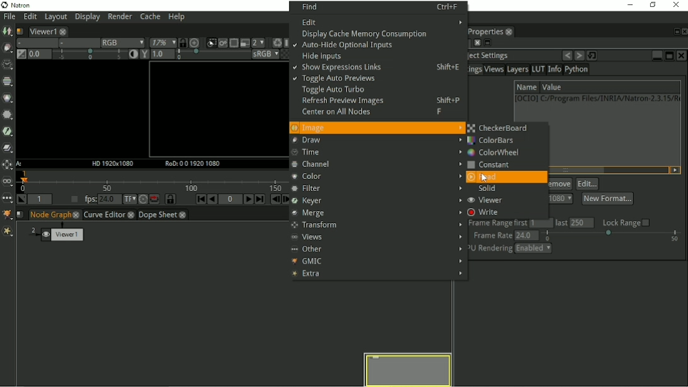 This screenshot has width=688, height=387. Describe the element at coordinates (382, 102) in the screenshot. I see `Refresh preview images` at that location.